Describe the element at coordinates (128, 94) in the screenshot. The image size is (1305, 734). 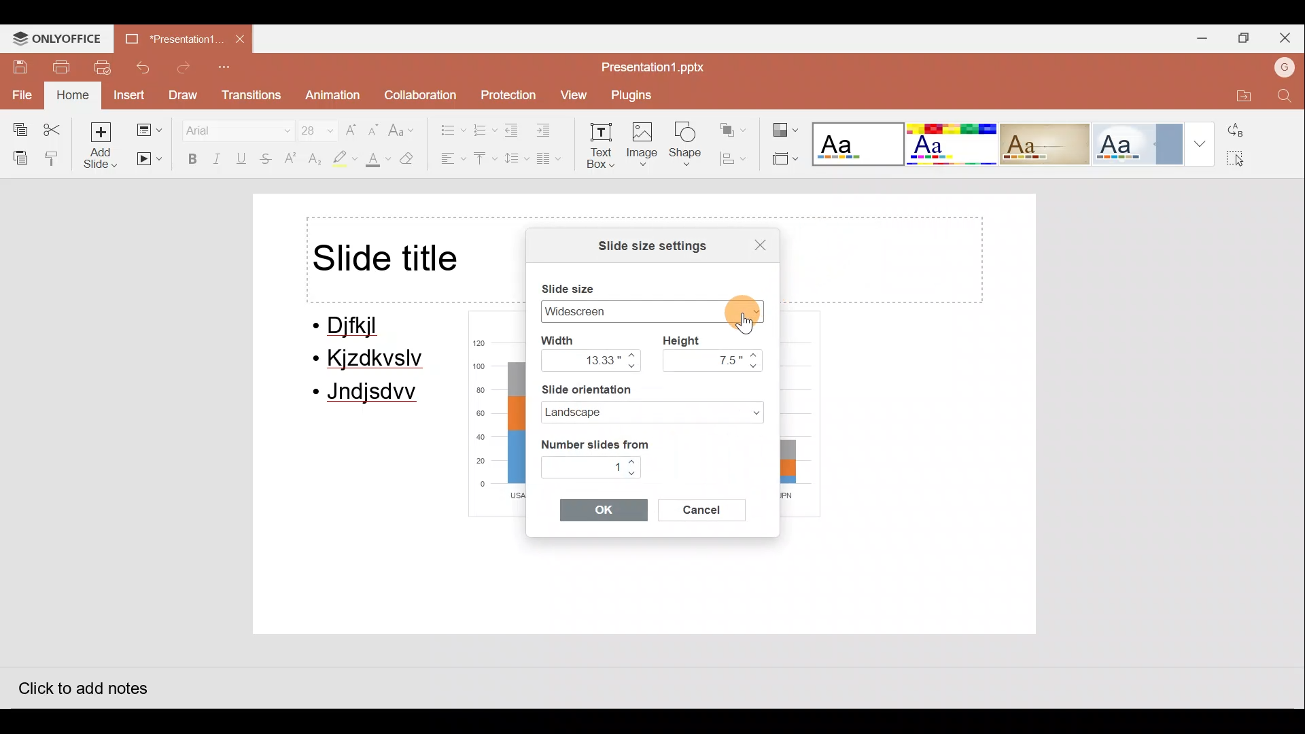
I see `Insert` at that location.